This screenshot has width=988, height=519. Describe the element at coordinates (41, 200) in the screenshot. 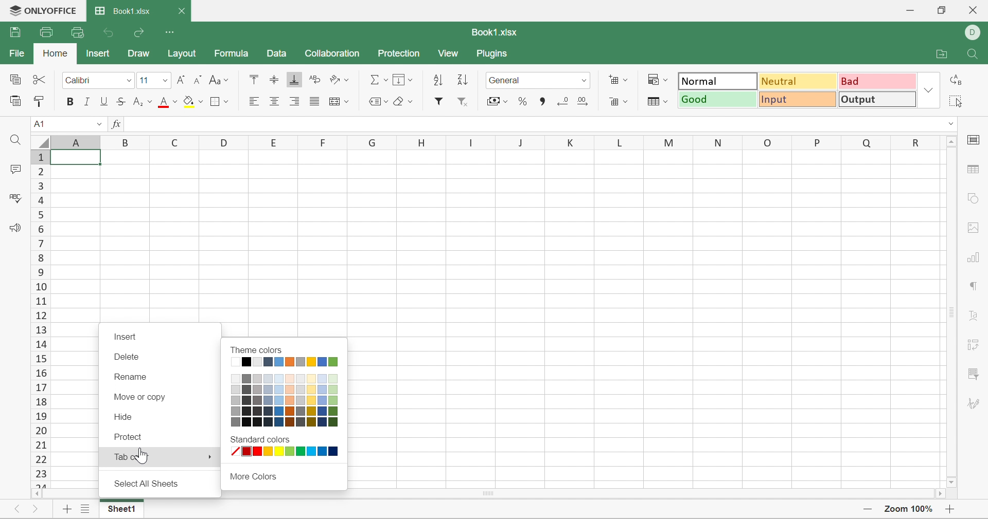

I see `4` at that location.